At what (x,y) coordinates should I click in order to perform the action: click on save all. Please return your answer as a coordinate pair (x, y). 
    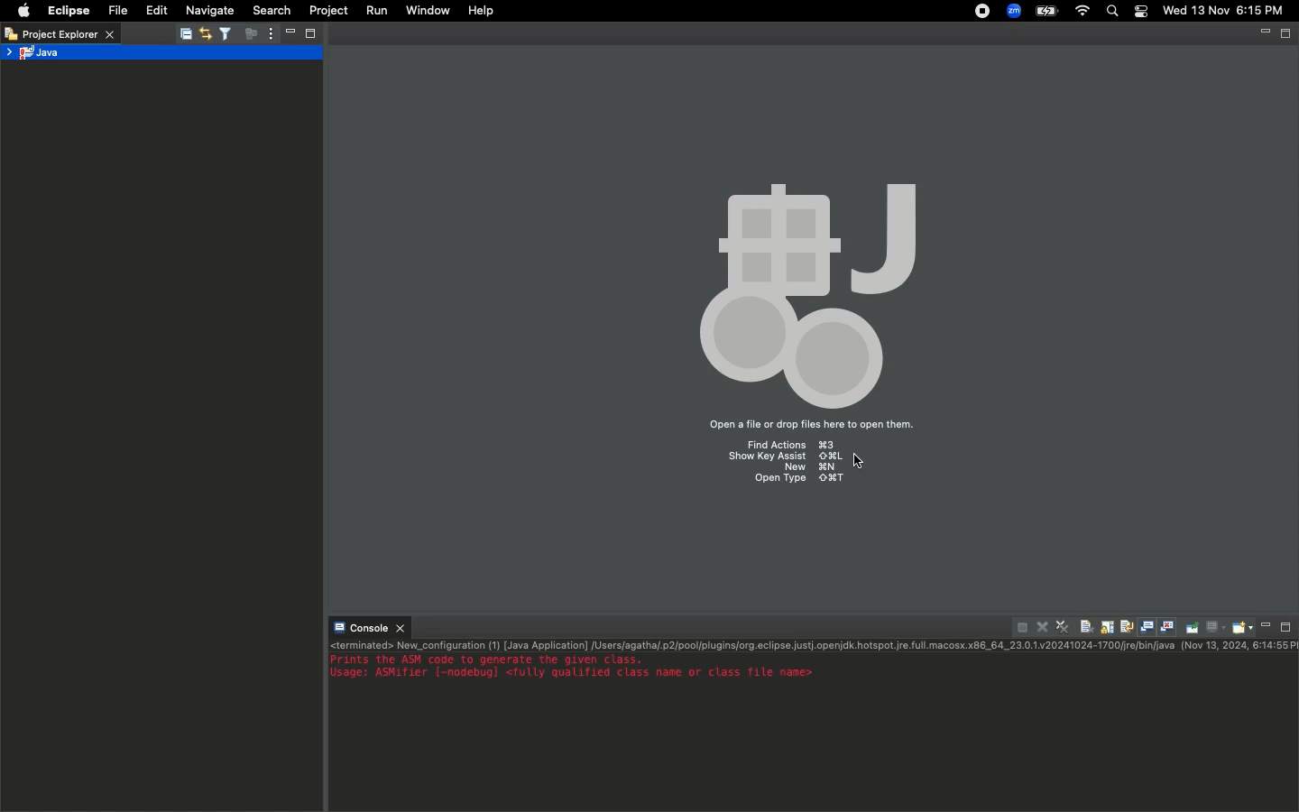
    Looking at the image, I should click on (184, 36).